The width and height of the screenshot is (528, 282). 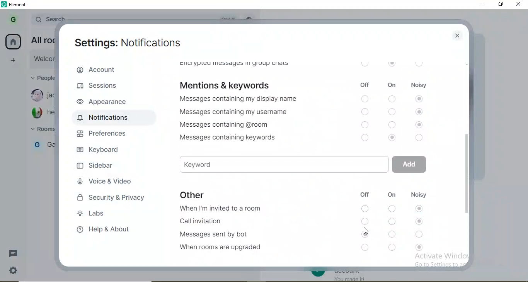 What do you see at coordinates (41, 59) in the screenshot?
I see `link new device` at bounding box center [41, 59].